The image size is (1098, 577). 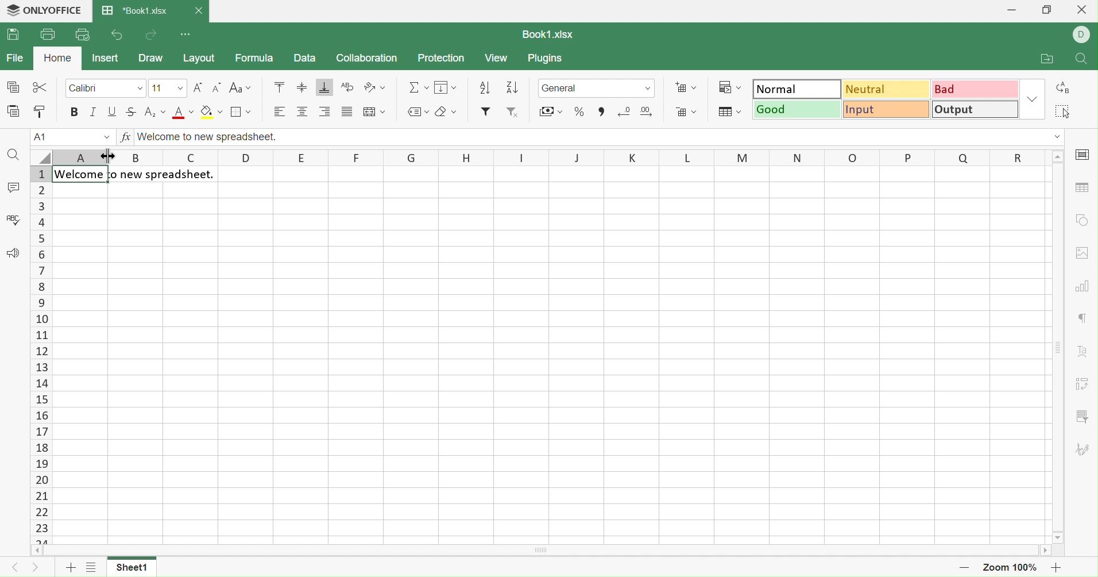 What do you see at coordinates (69, 569) in the screenshot?
I see `Add sheet` at bounding box center [69, 569].